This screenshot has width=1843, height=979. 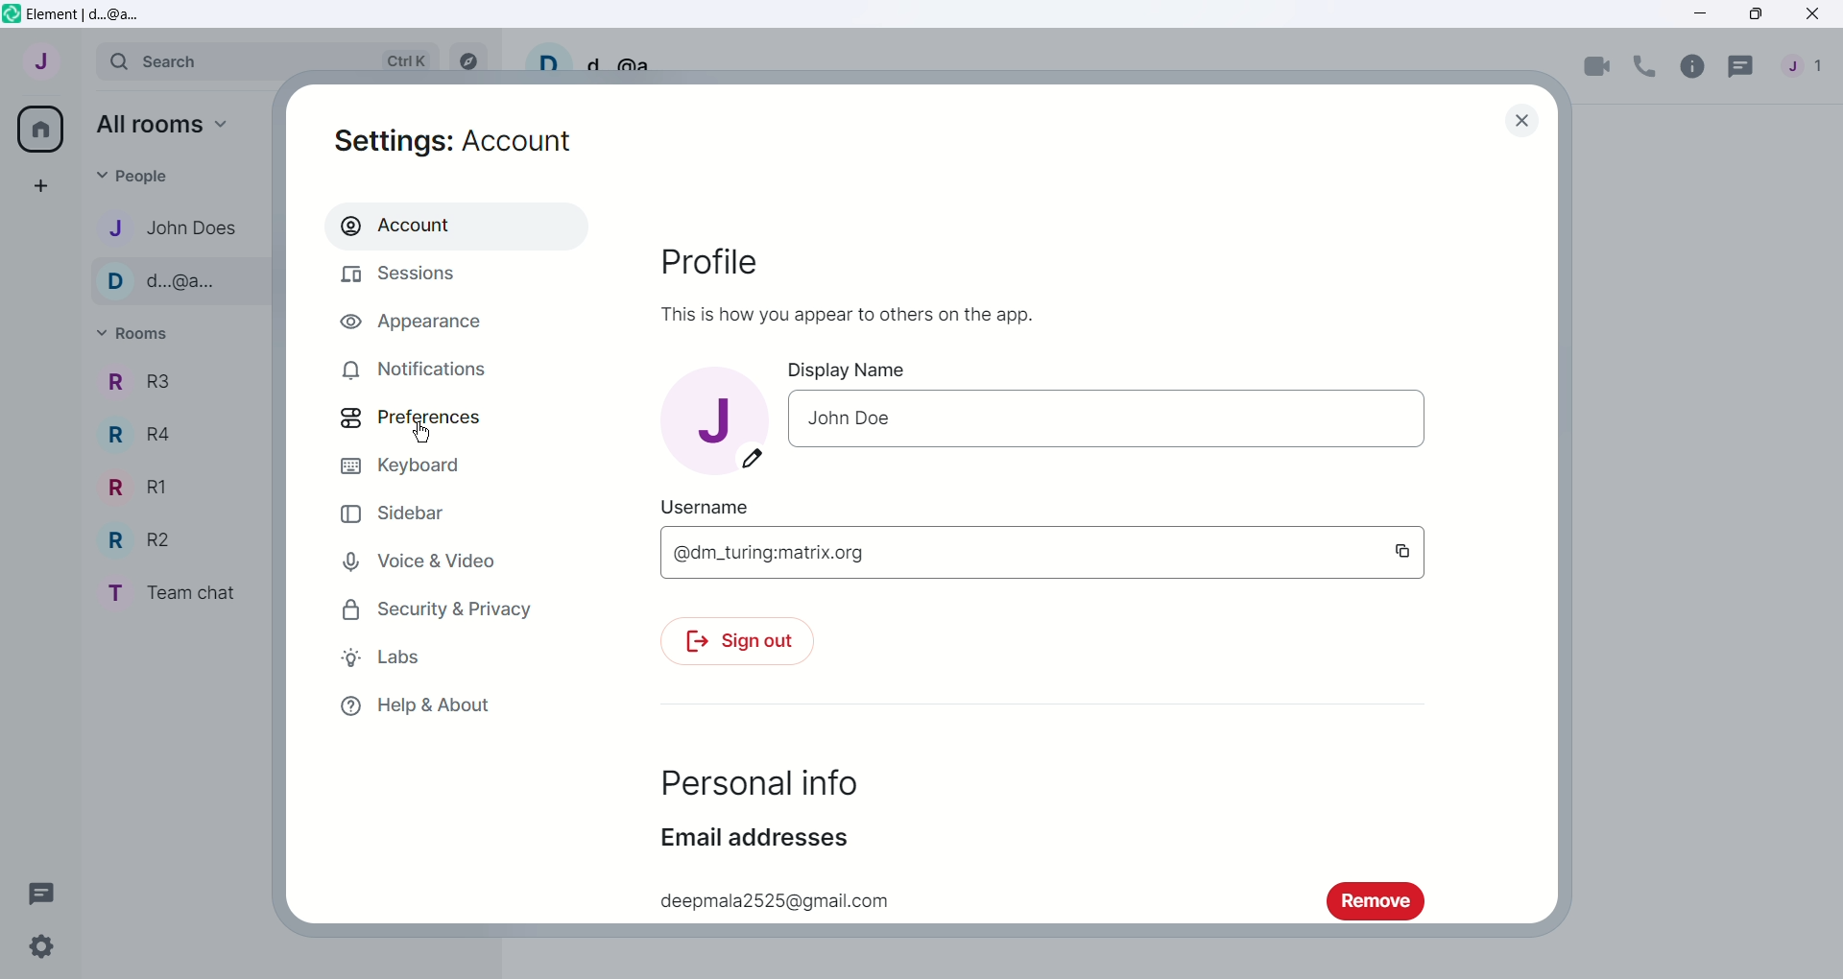 What do you see at coordinates (1522, 120) in the screenshot?
I see `close` at bounding box center [1522, 120].